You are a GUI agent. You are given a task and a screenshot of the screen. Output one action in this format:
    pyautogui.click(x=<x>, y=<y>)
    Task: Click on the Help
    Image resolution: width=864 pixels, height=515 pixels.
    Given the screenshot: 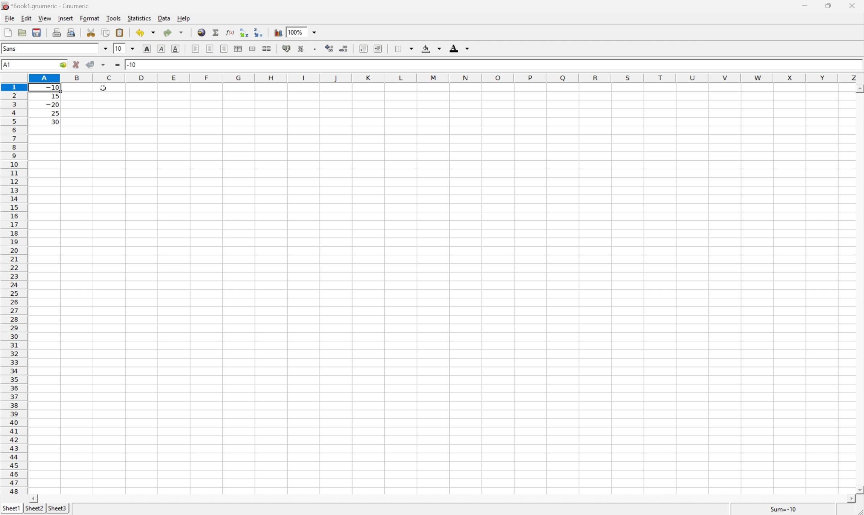 What is the action you would take?
    pyautogui.click(x=184, y=19)
    